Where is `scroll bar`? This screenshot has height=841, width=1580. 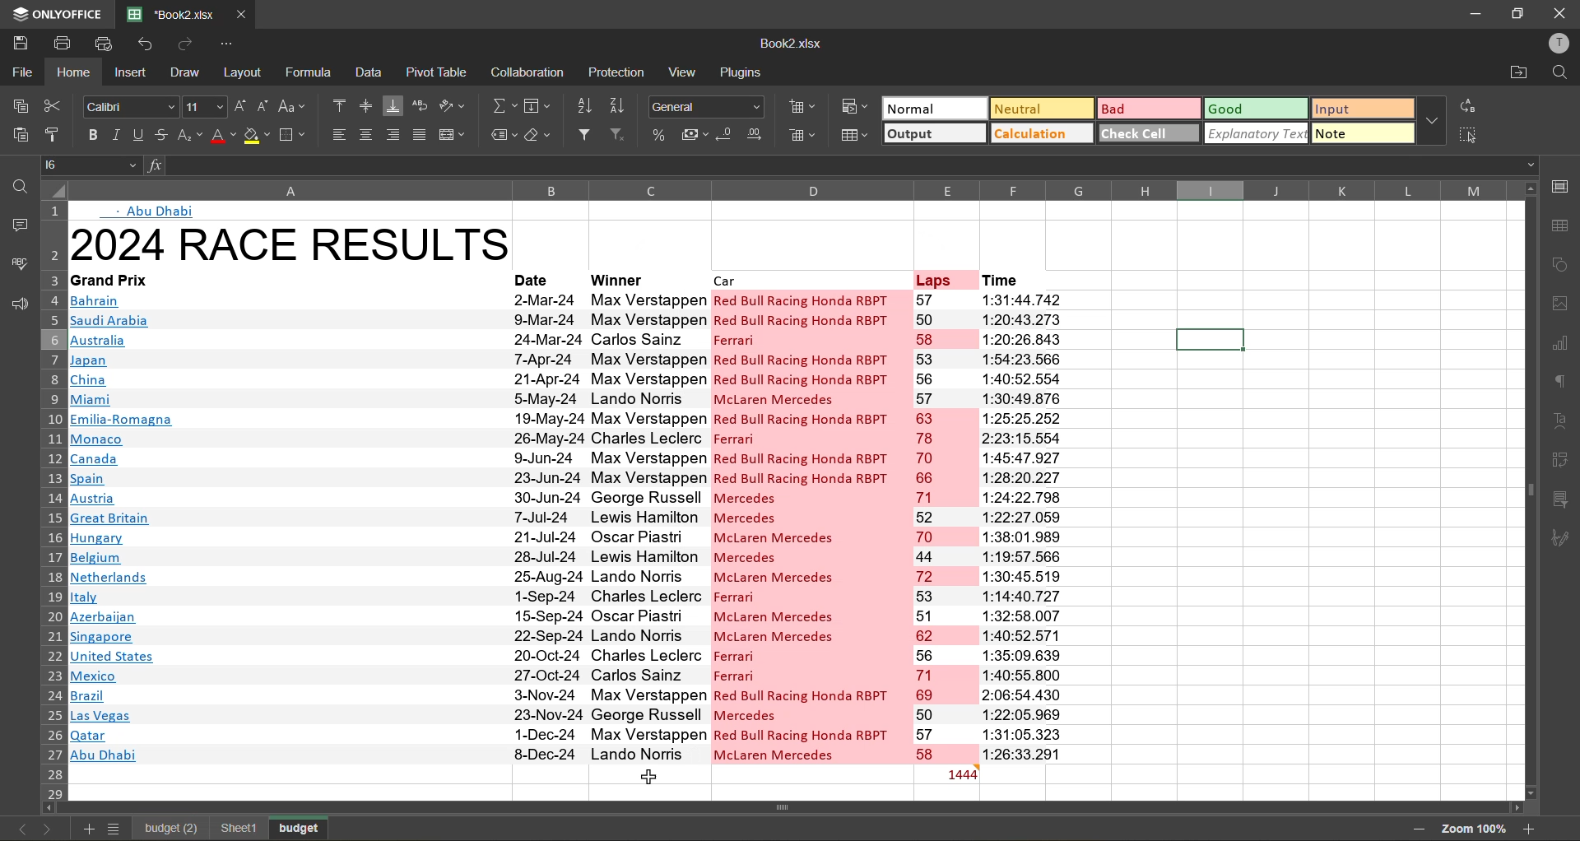 scroll bar is located at coordinates (1530, 412).